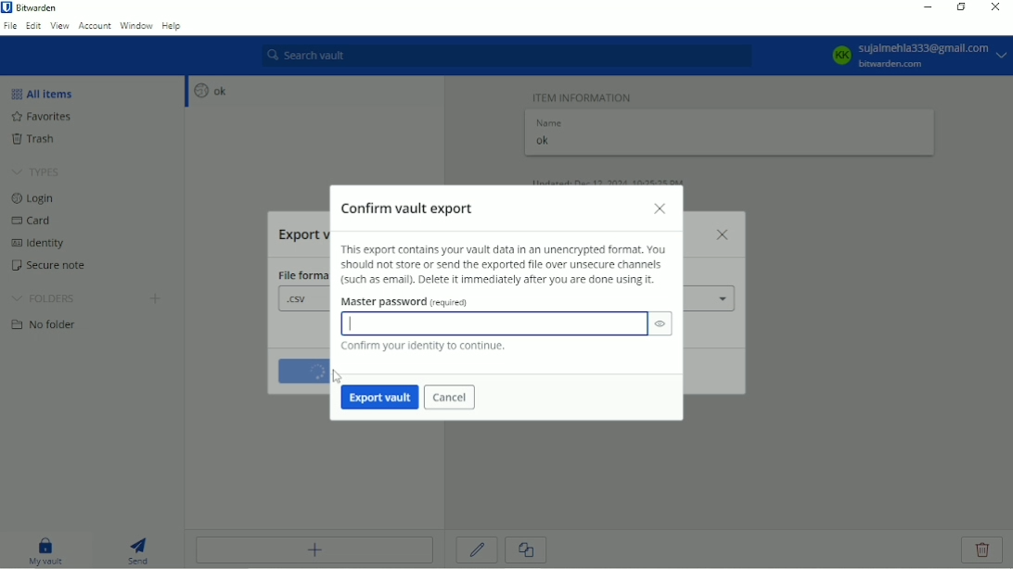 Image resolution: width=1013 pixels, height=569 pixels. What do you see at coordinates (550, 134) in the screenshot?
I see `Name ok` at bounding box center [550, 134].